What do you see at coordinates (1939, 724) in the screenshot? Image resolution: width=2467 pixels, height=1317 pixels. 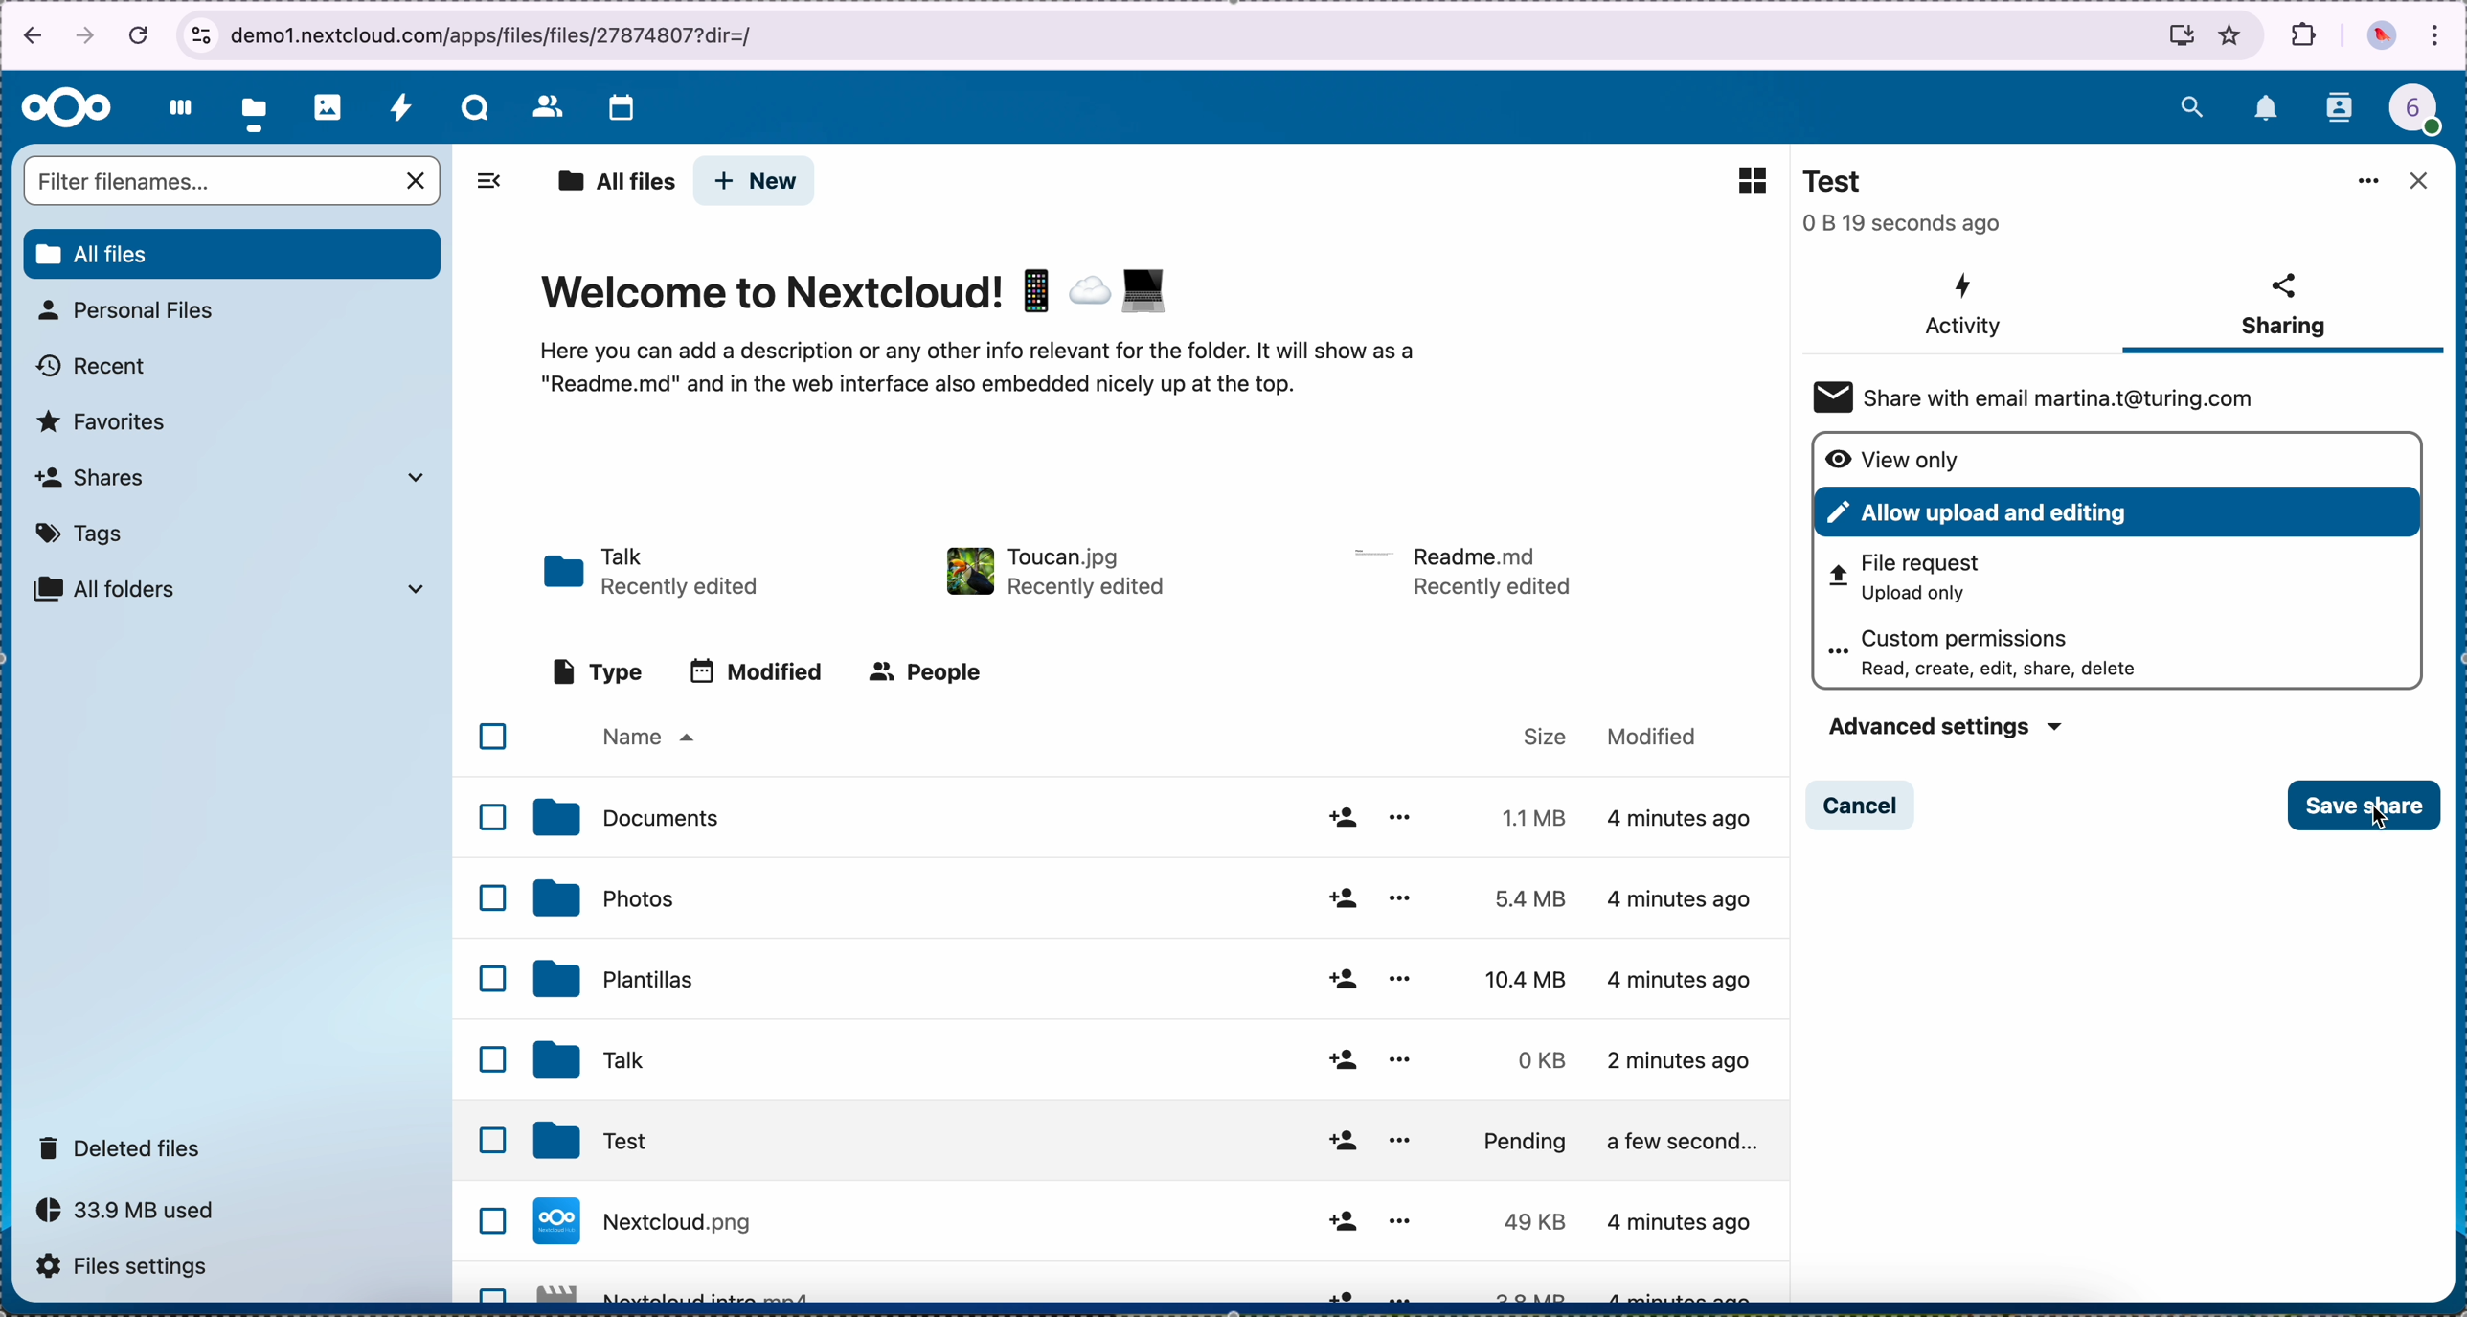 I see `advanced settings` at bounding box center [1939, 724].